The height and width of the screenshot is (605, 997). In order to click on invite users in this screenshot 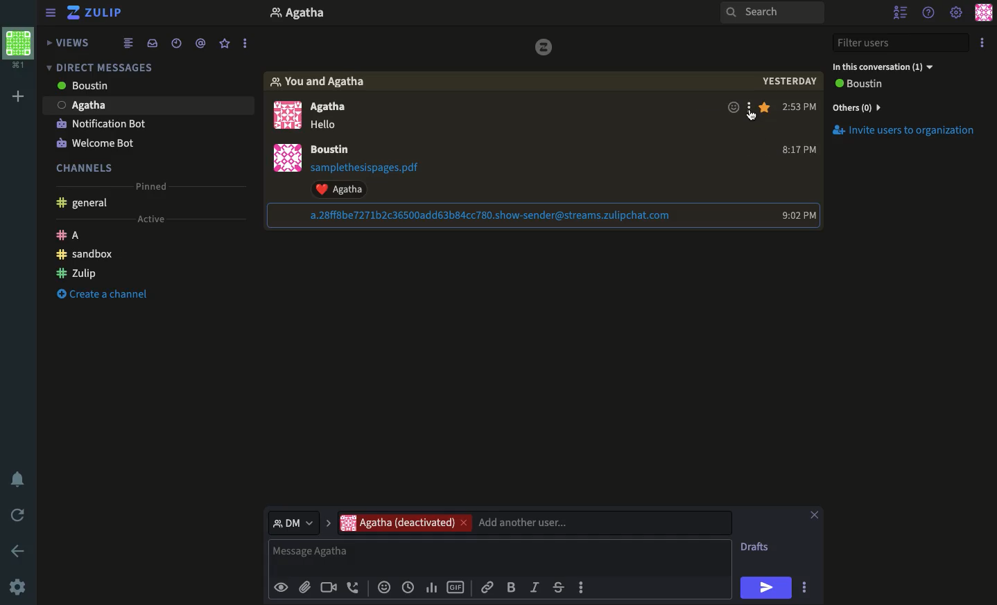, I will do `click(908, 136)`.